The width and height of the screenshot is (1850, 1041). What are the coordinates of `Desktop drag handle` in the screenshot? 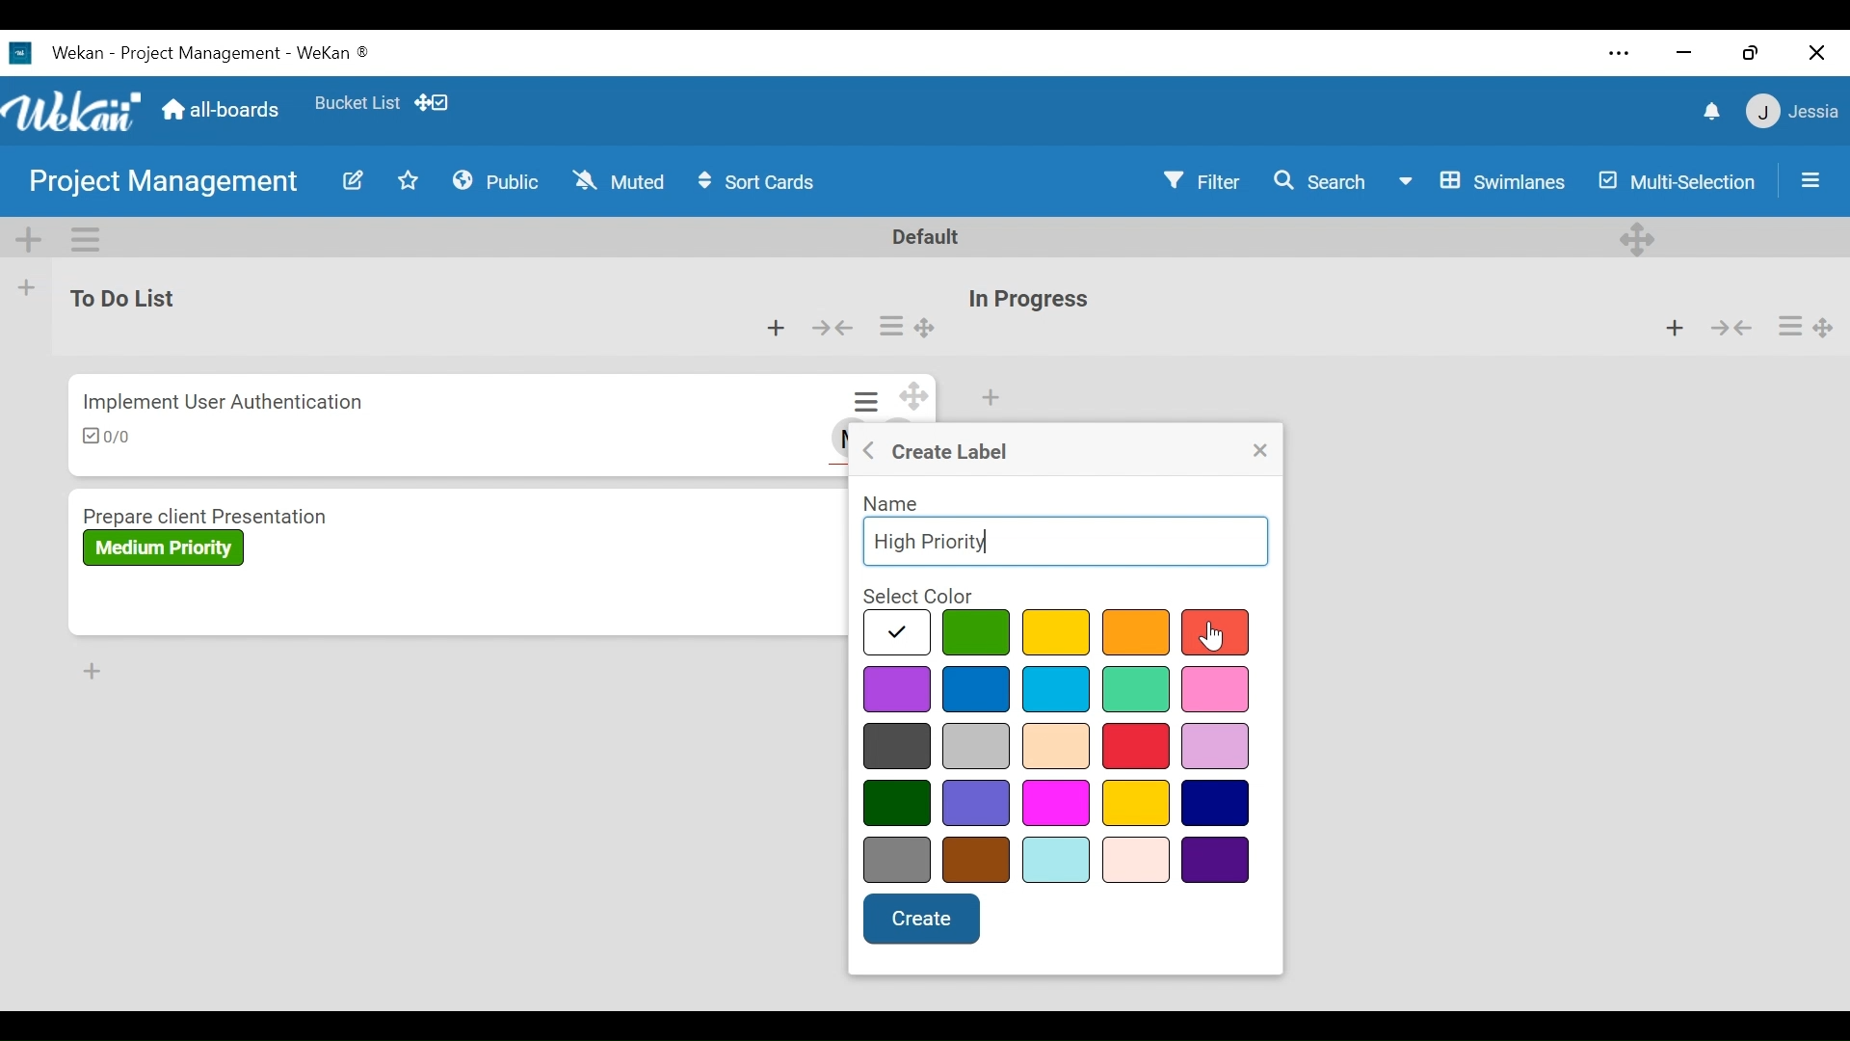 It's located at (926, 330).